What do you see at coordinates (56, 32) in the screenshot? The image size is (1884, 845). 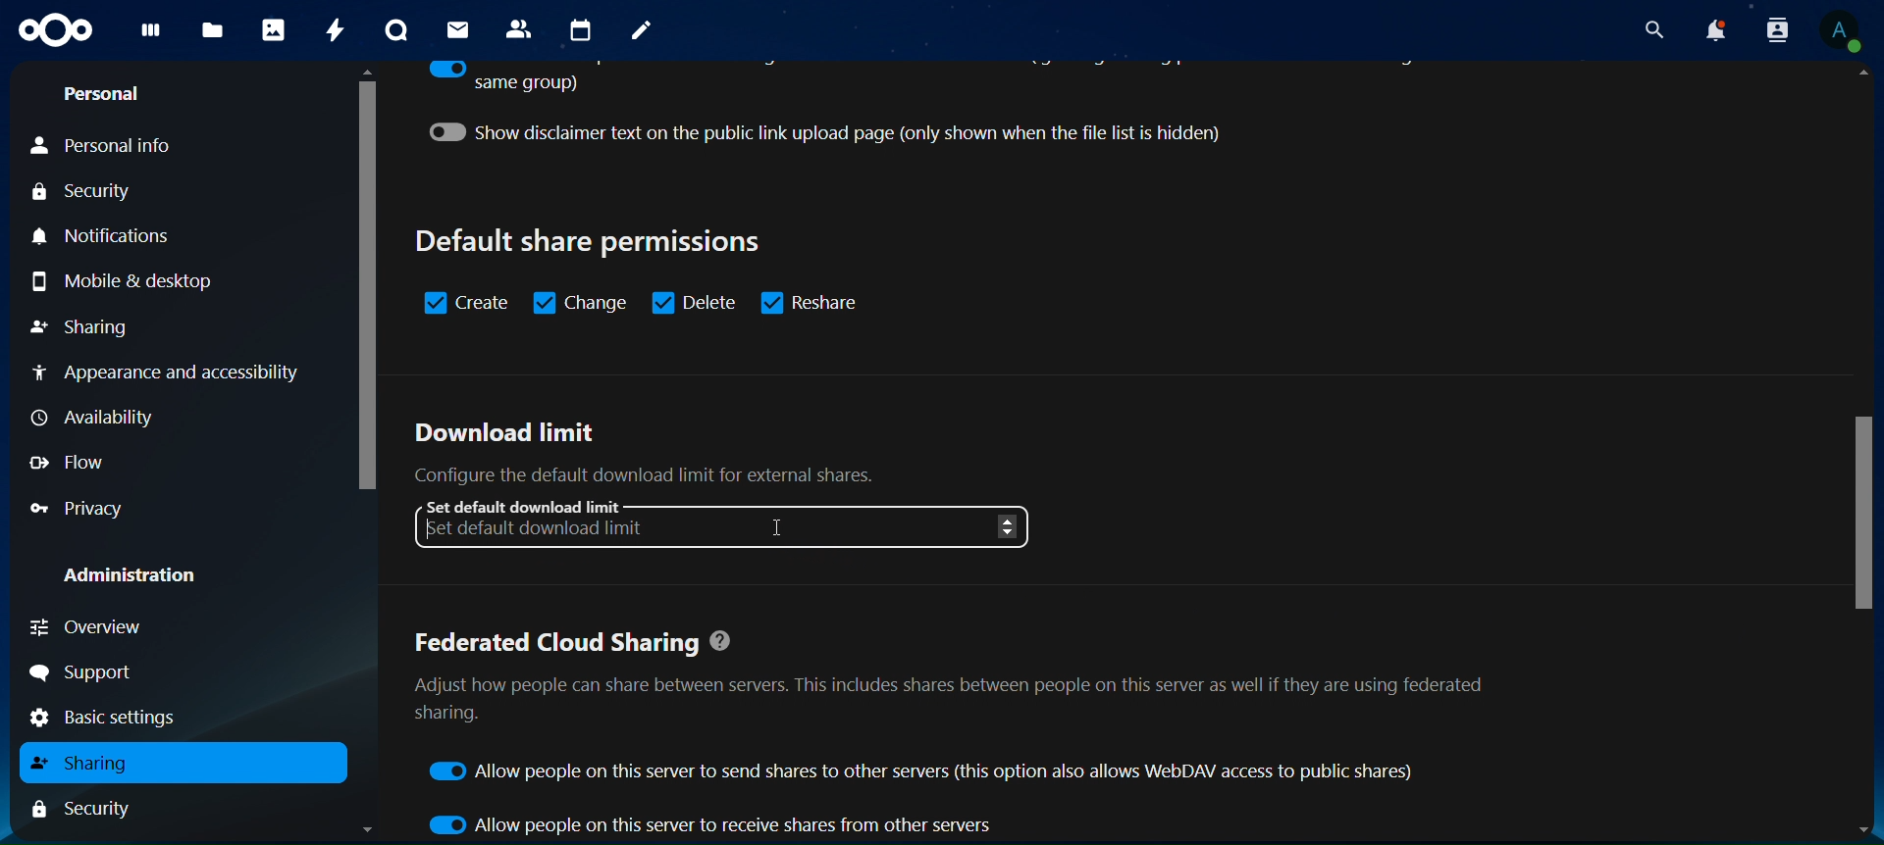 I see `Icon` at bounding box center [56, 32].